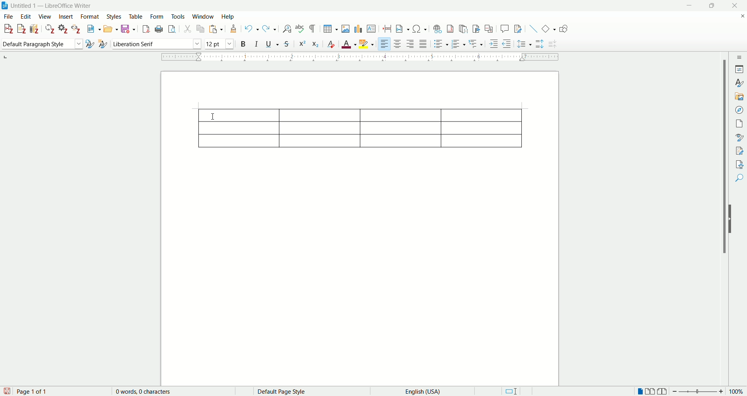 The width and height of the screenshot is (747, 396). I want to click on align center, so click(397, 44).